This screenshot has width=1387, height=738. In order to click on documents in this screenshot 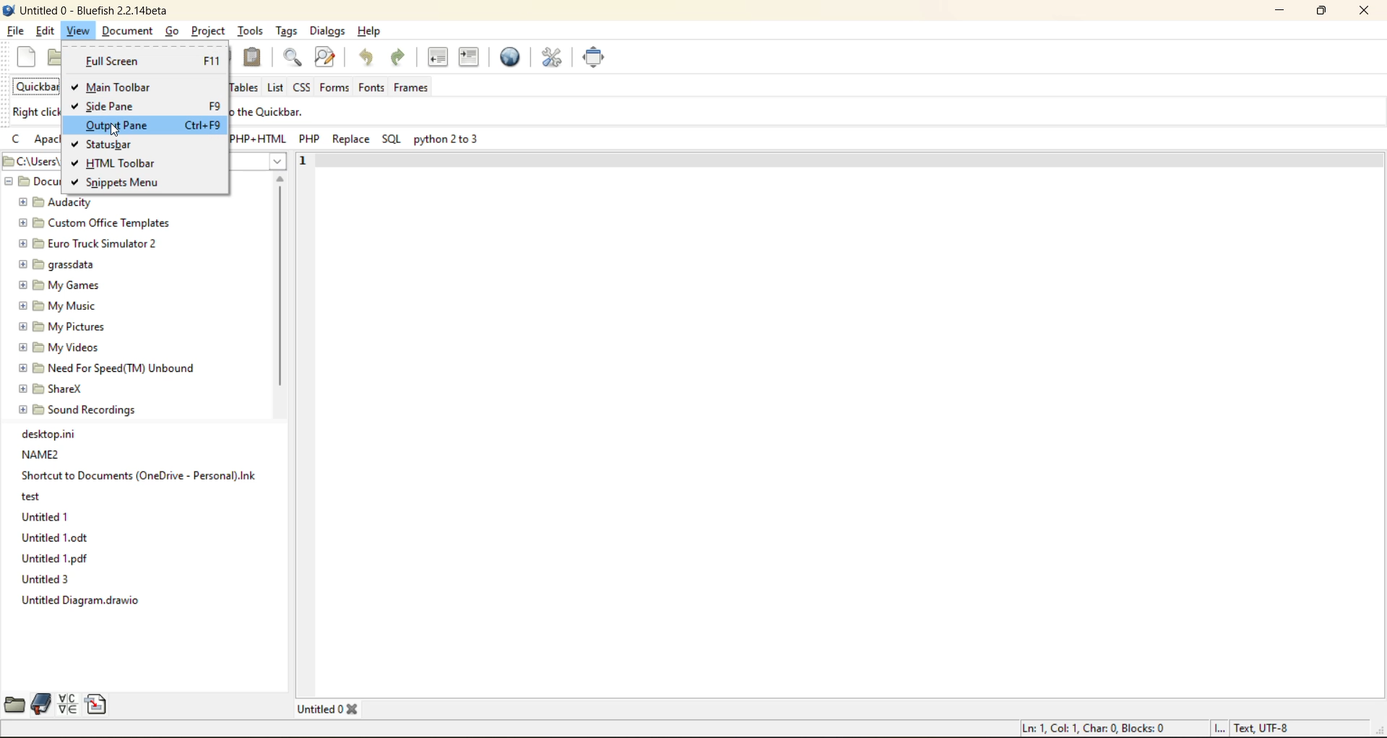, I will do `click(31, 182)`.